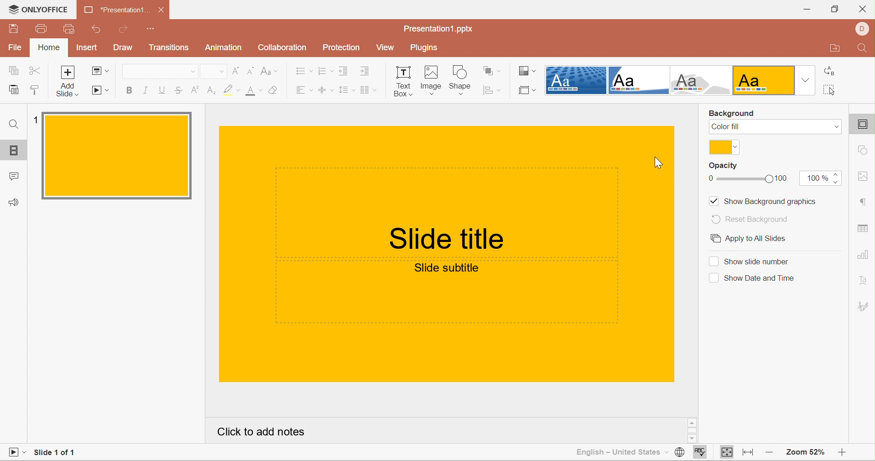  I want to click on Show date and time, so click(751, 278).